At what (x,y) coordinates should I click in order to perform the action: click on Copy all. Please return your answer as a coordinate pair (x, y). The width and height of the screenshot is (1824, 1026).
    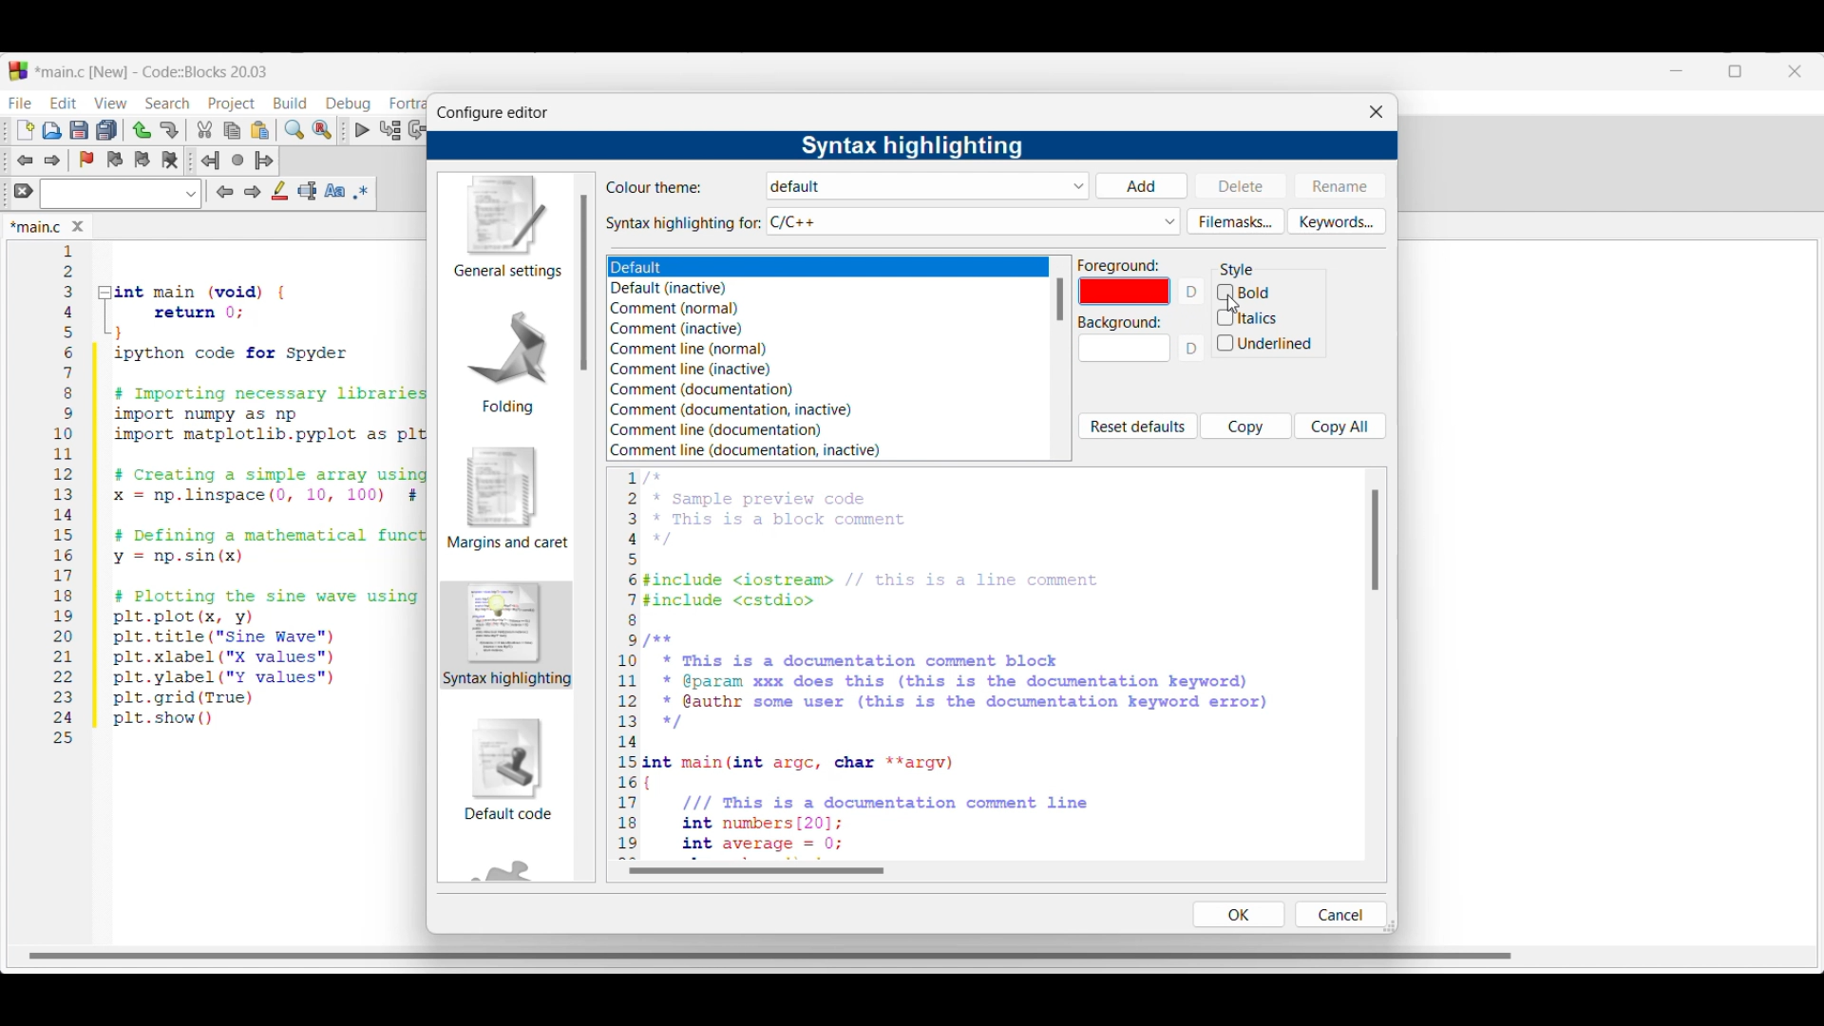
    Looking at the image, I should click on (1340, 426).